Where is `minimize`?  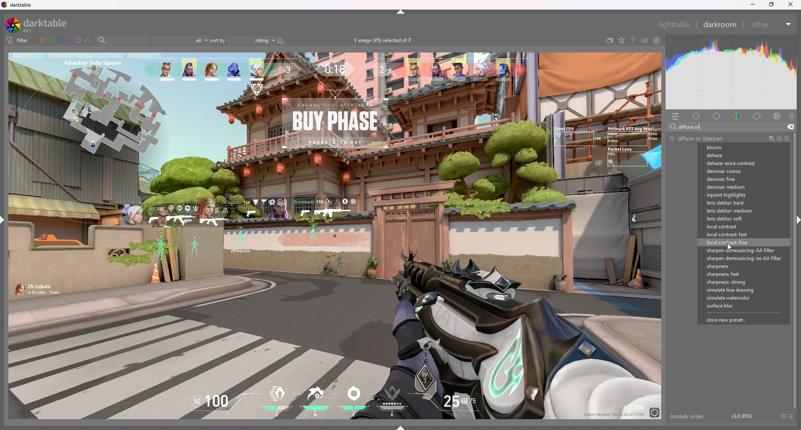
minimize is located at coordinates (754, 5).